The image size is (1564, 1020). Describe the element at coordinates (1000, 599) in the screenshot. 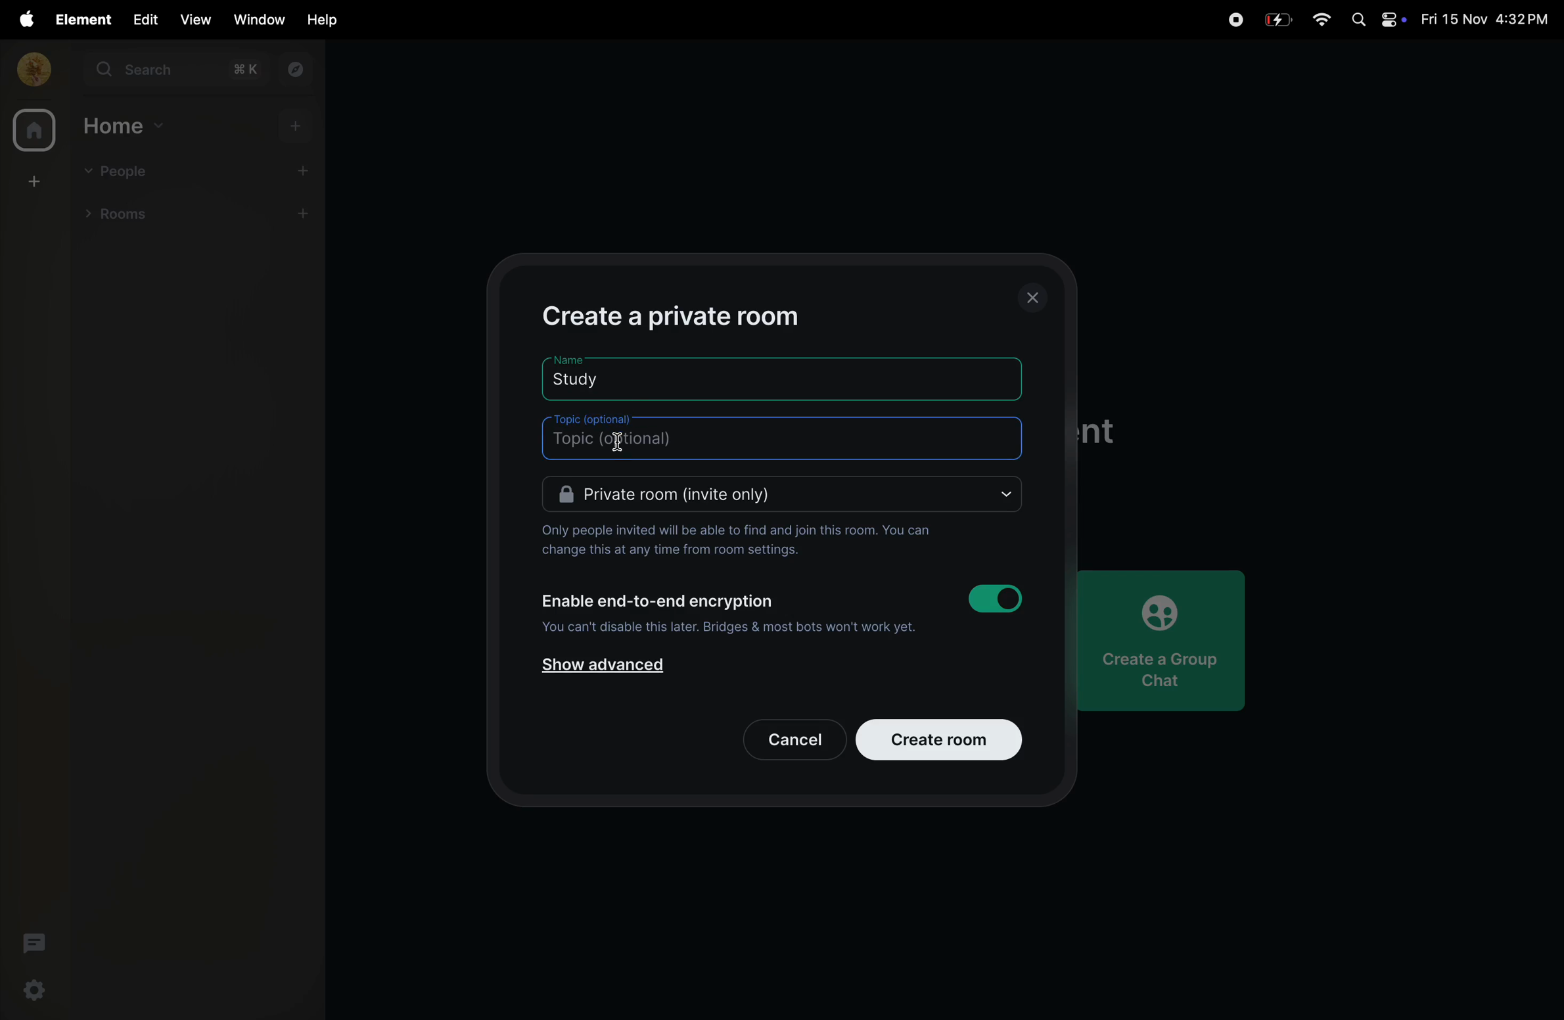

I see `toggle on` at that location.